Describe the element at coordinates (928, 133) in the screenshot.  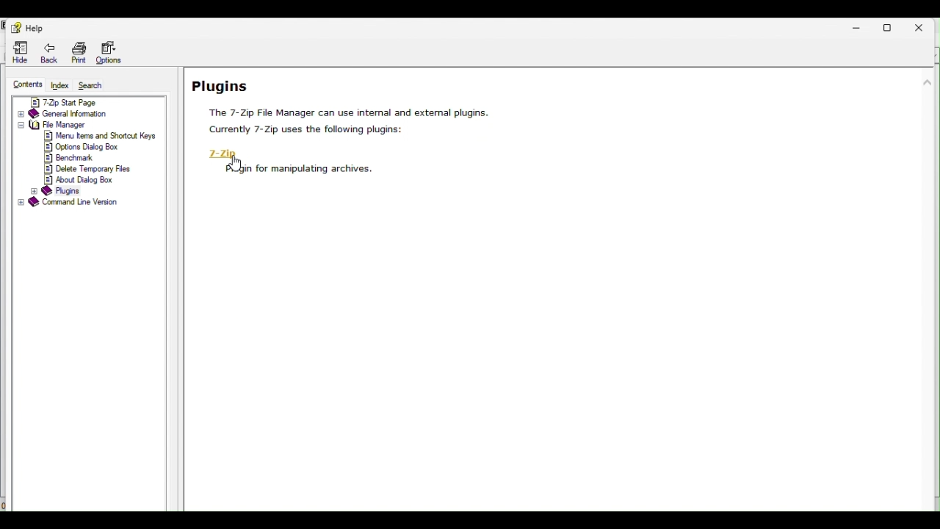
I see `scroll bar` at that location.